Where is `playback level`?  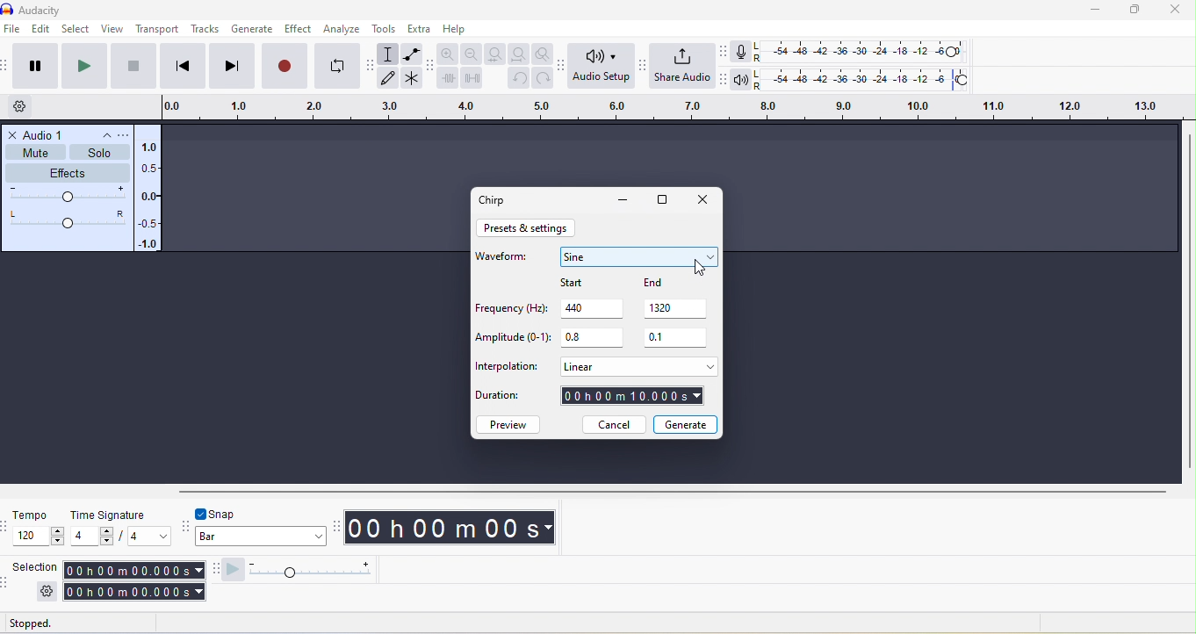 playback level is located at coordinates (865, 77).